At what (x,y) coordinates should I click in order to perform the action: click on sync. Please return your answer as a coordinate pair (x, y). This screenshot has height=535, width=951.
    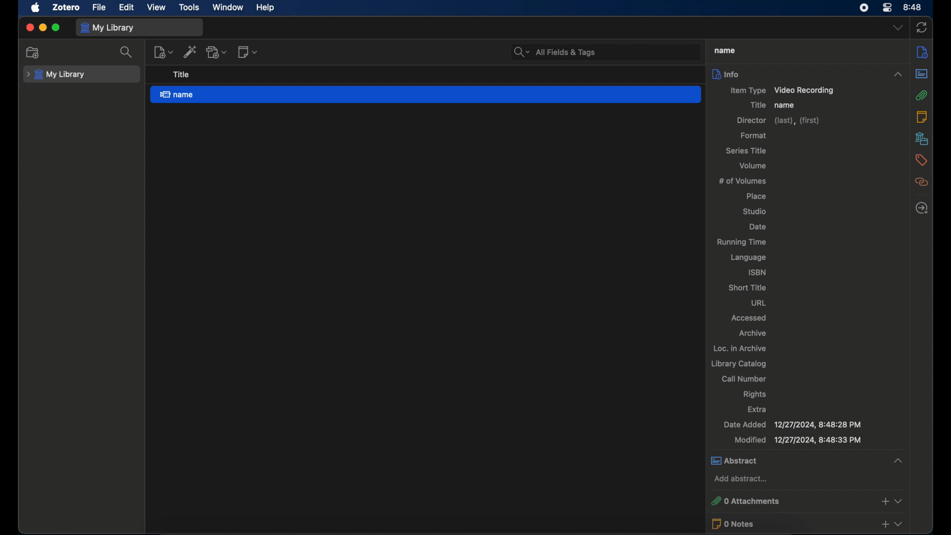
    Looking at the image, I should click on (922, 28).